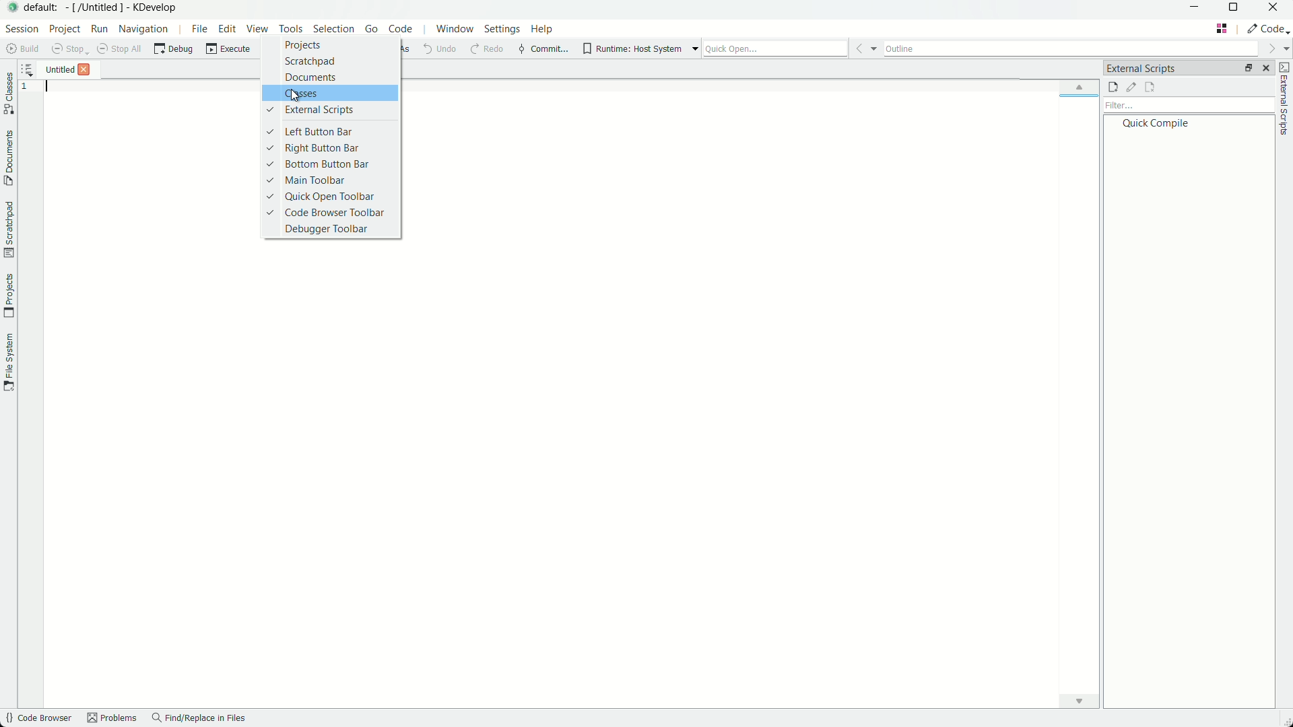 The width and height of the screenshot is (1293, 727). I want to click on bottom button bar, so click(331, 164).